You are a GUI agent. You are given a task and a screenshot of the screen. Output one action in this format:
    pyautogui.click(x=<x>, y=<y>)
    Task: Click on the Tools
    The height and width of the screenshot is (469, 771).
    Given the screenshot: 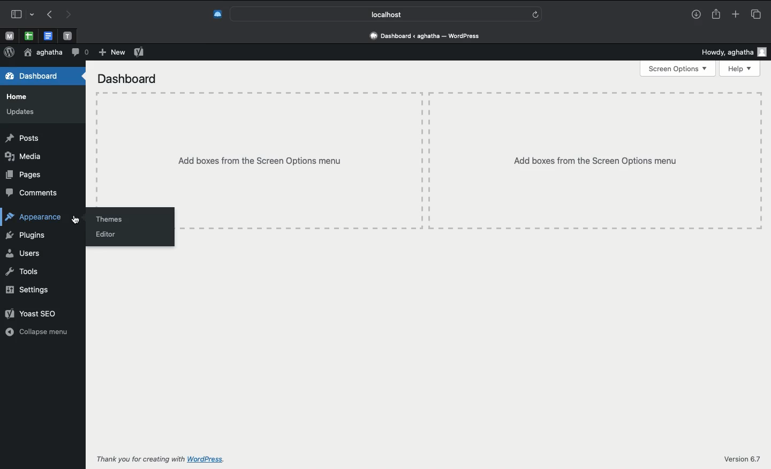 What is the action you would take?
    pyautogui.click(x=22, y=272)
    